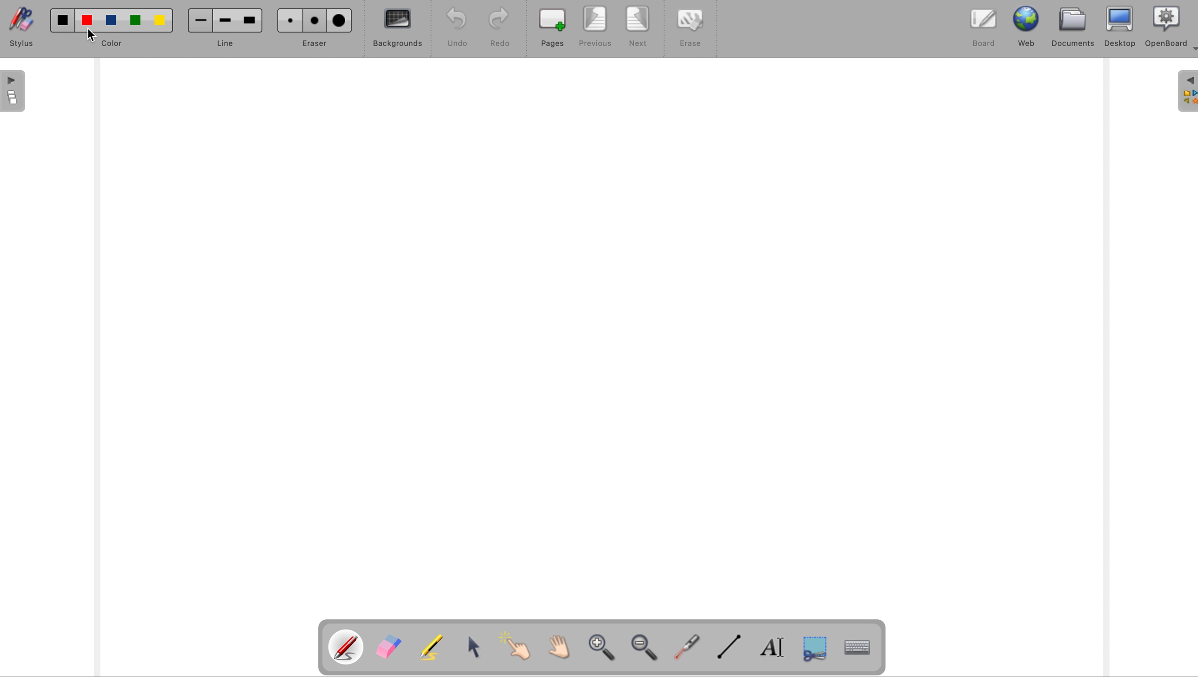 Image resolution: width=1198 pixels, height=677 pixels. I want to click on write text, so click(774, 650).